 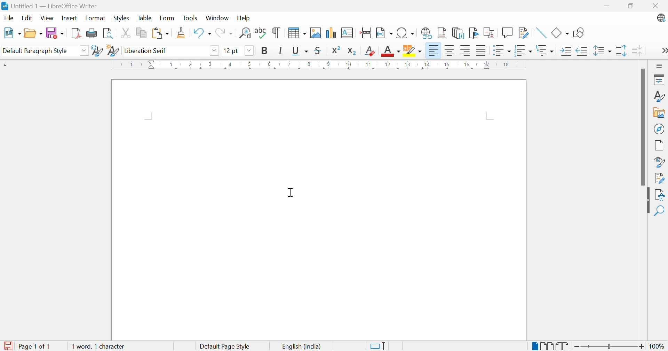 What do you see at coordinates (434, 51) in the screenshot?
I see `Align left` at bounding box center [434, 51].